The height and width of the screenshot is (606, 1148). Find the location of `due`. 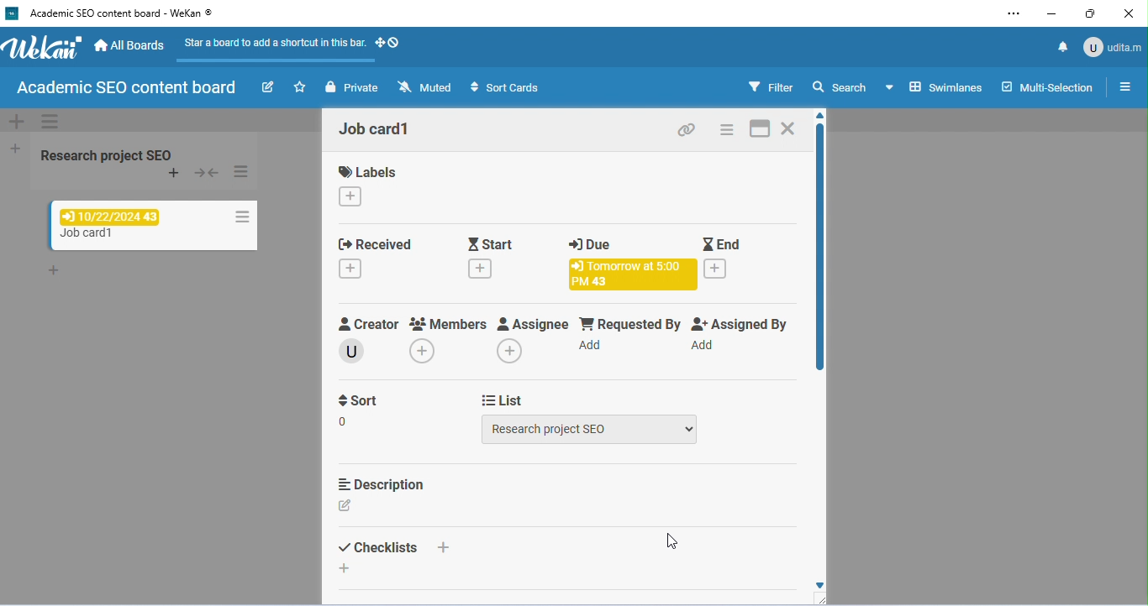

due is located at coordinates (593, 243).